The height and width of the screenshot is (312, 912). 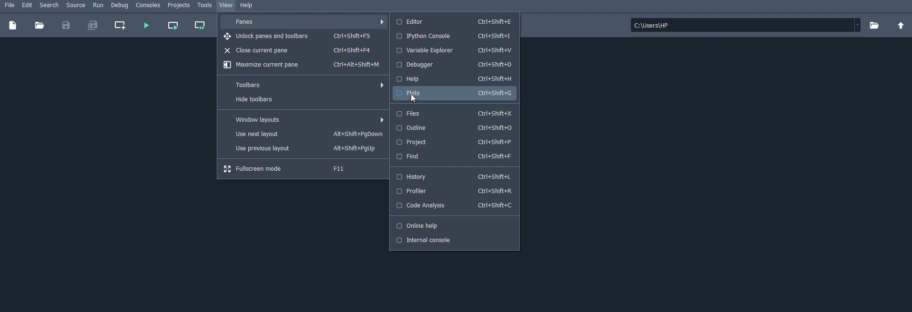 What do you see at coordinates (306, 135) in the screenshot?
I see `Use next layout` at bounding box center [306, 135].